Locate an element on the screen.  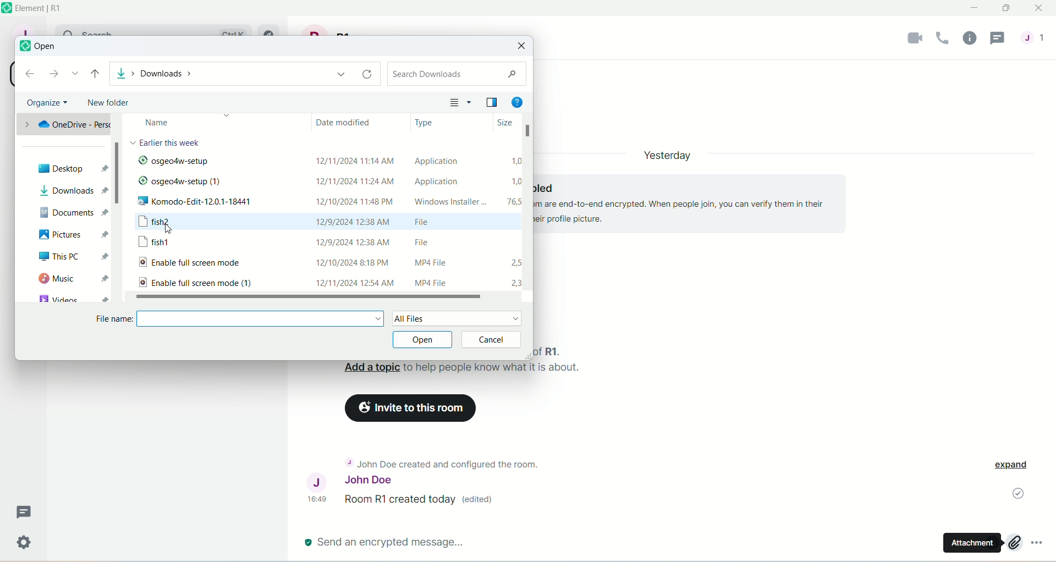
location is located at coordinates (243, 73).